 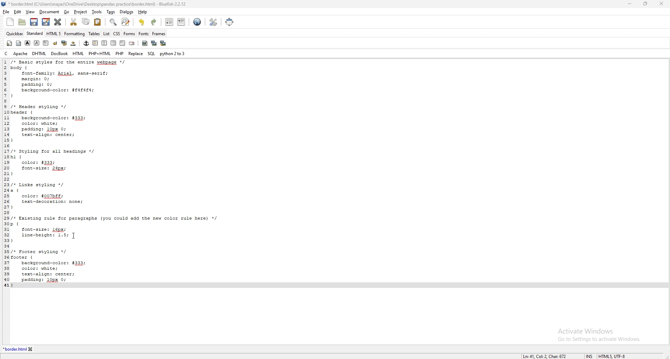 I want to click on undo, so click(x=142, y=22).